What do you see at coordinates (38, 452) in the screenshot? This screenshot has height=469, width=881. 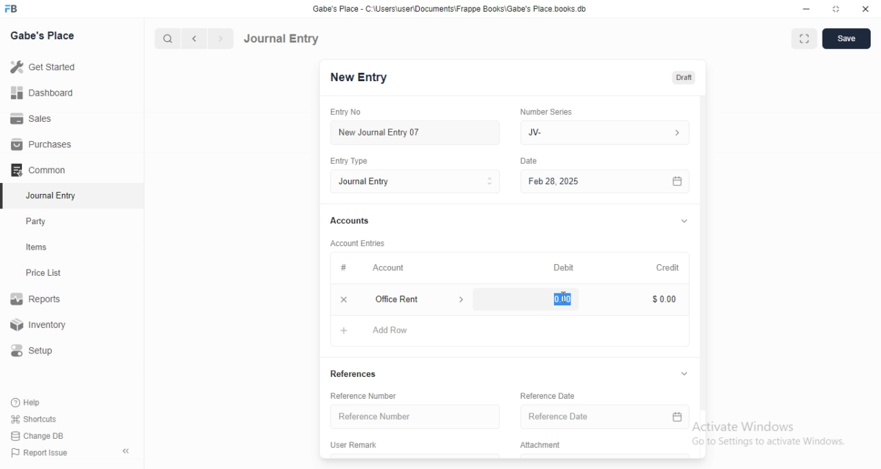 I see `‘Report Issue` at bounding box center [38, 452].